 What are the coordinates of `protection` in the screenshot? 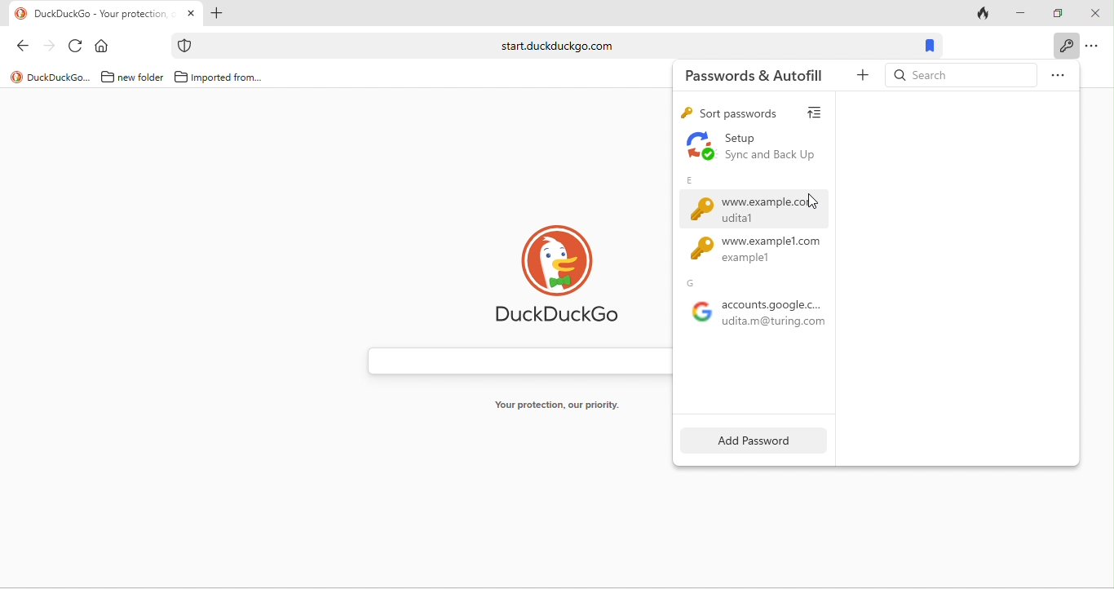 It's located at (183, 46).